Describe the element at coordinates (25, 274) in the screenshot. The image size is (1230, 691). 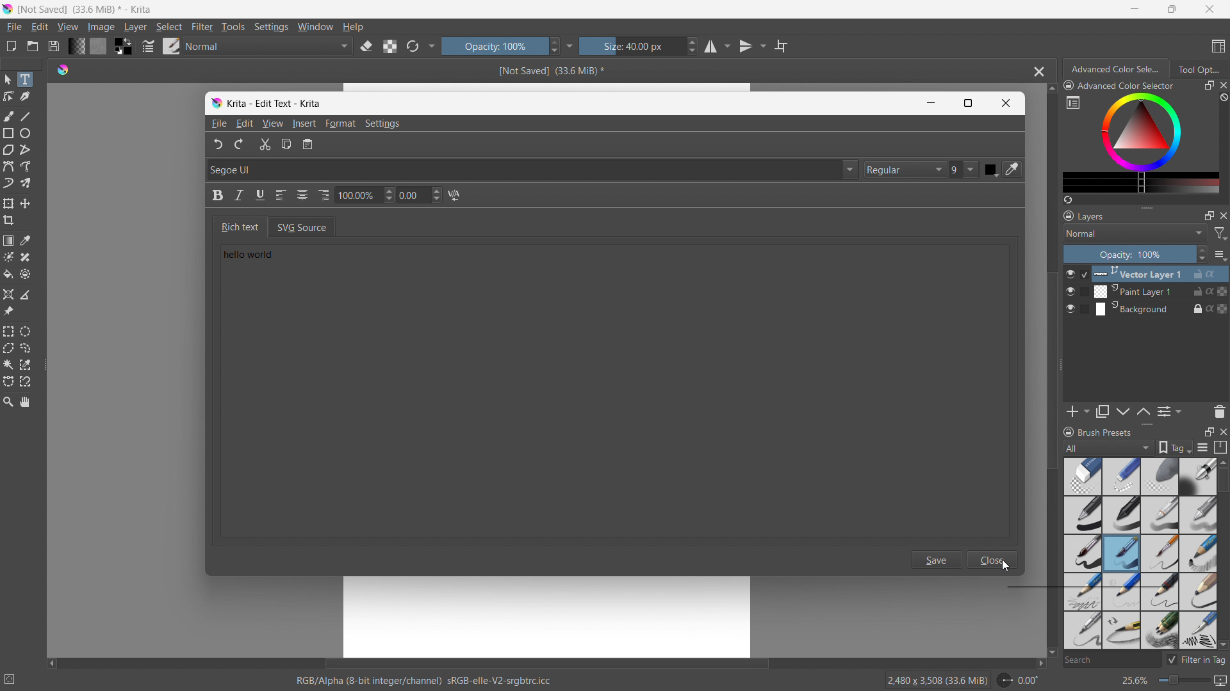
I see `enclose and fill tool` at that location.